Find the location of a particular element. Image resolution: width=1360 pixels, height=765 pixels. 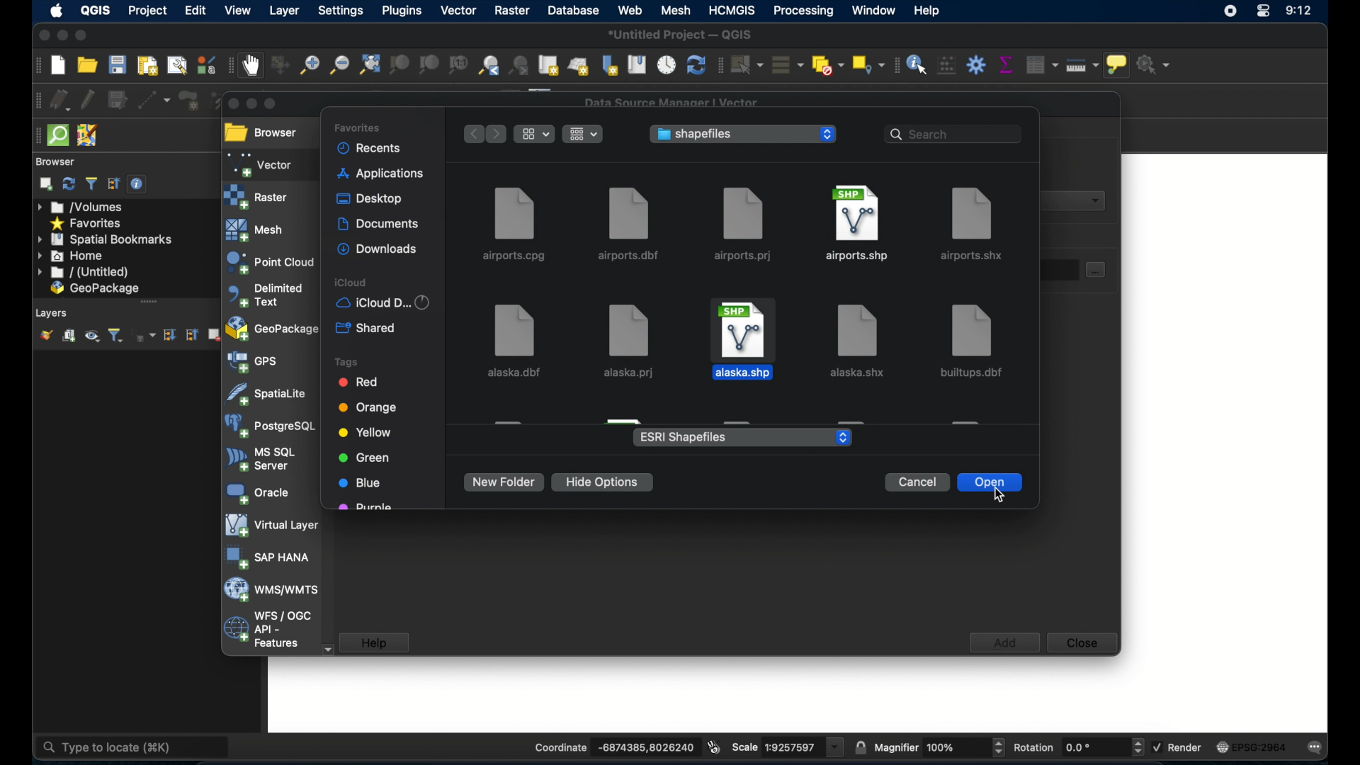

rotation is located at coordinates (1079, 747).